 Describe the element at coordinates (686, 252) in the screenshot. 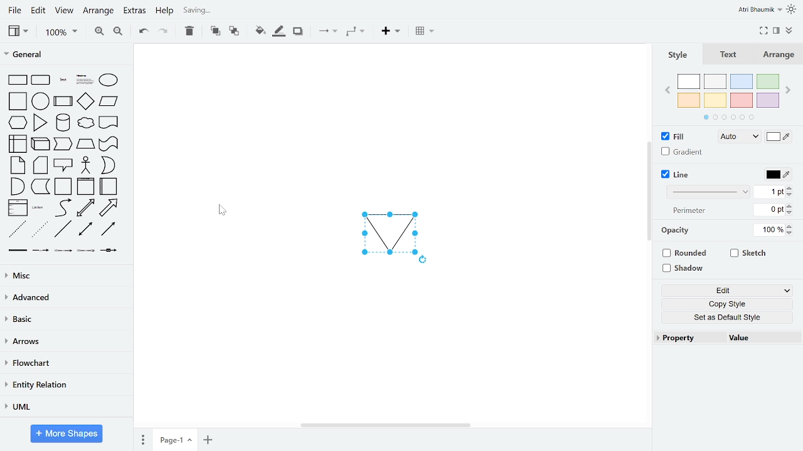

I see `rounded` at that location.